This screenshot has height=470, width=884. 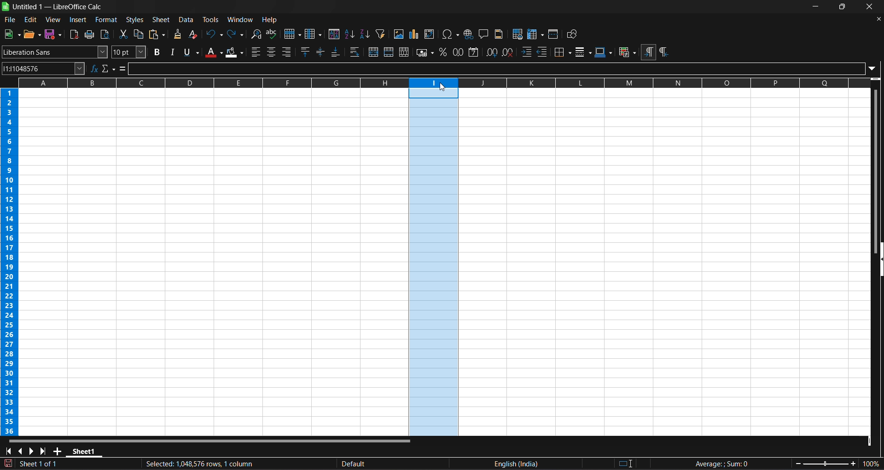 I want to click on toggle print preview, so click(x=106, y=34).